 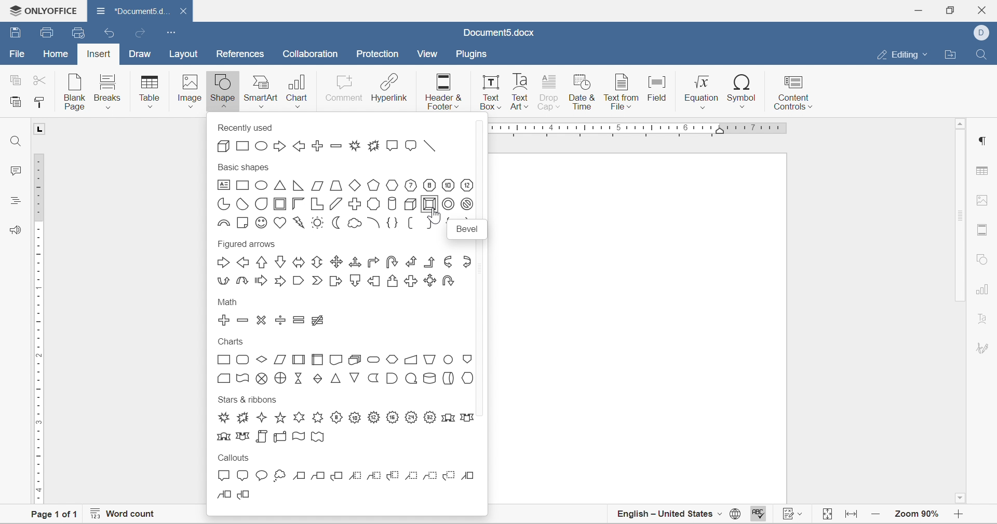 What do you see at coordinates (38, 326) in the screenshot?
I see `ruler` at bounding box center [38, 326].